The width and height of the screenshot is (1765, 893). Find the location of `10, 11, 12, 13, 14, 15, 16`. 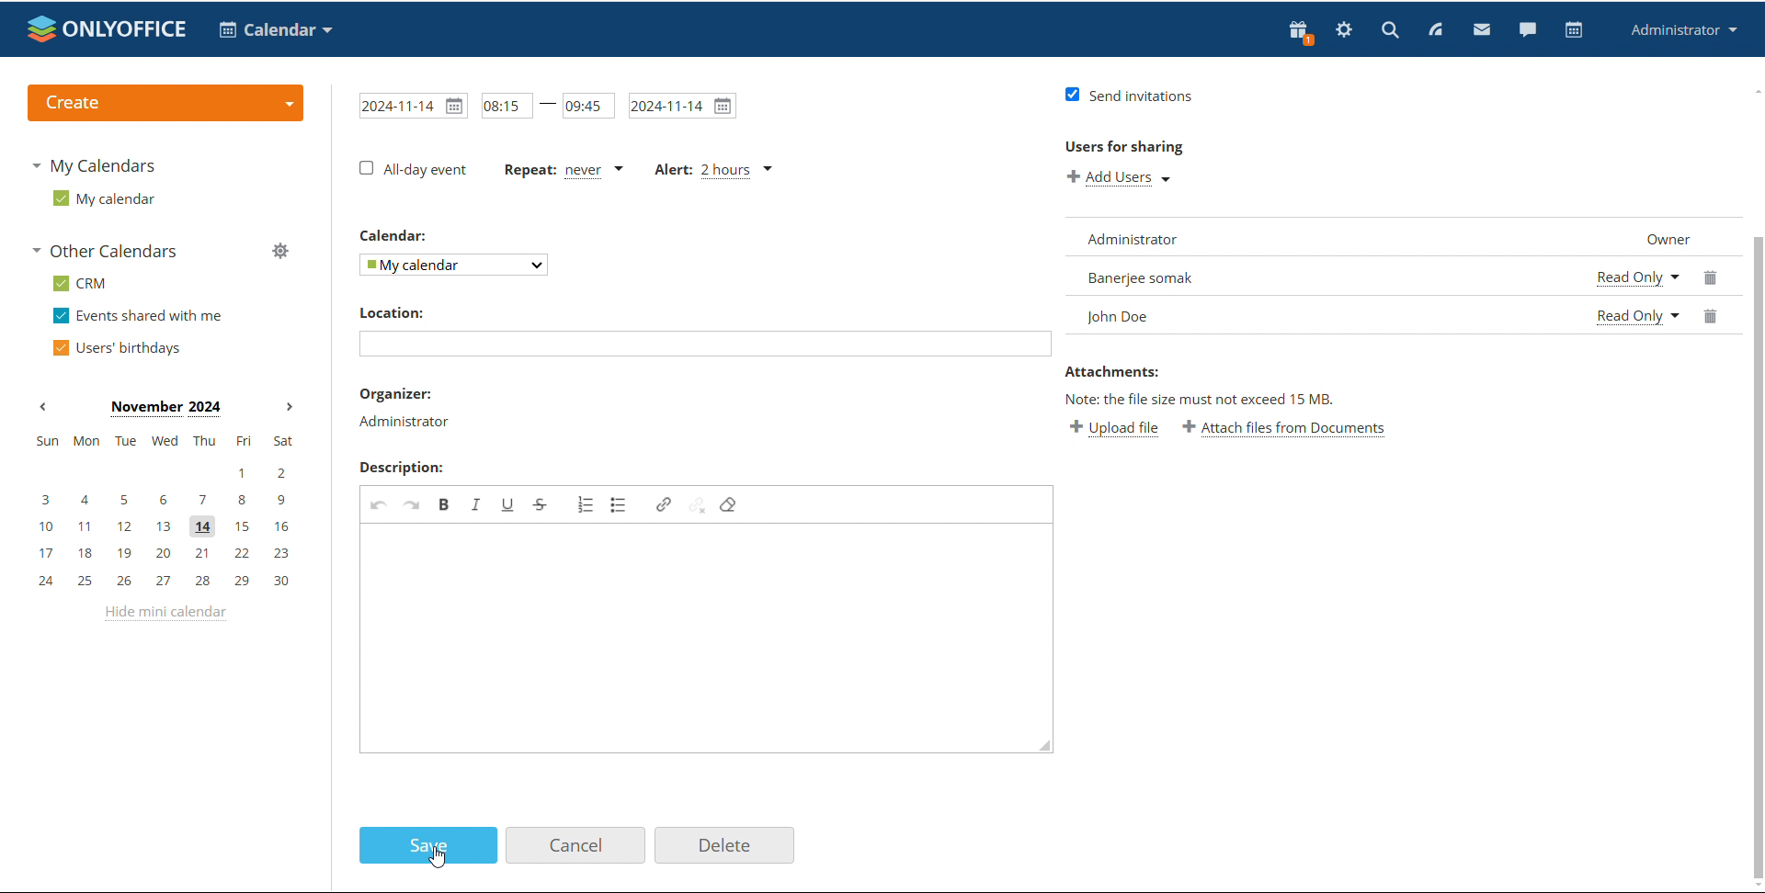

10, 11, 12, 13, 14, 15, 16 is located at coordinates (164, 527).